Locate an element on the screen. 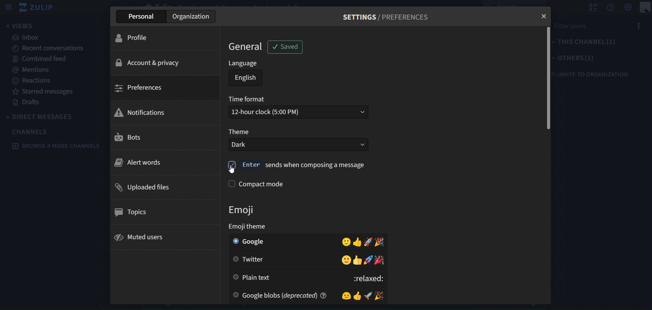  preferences is located at coordinates (163, 88).